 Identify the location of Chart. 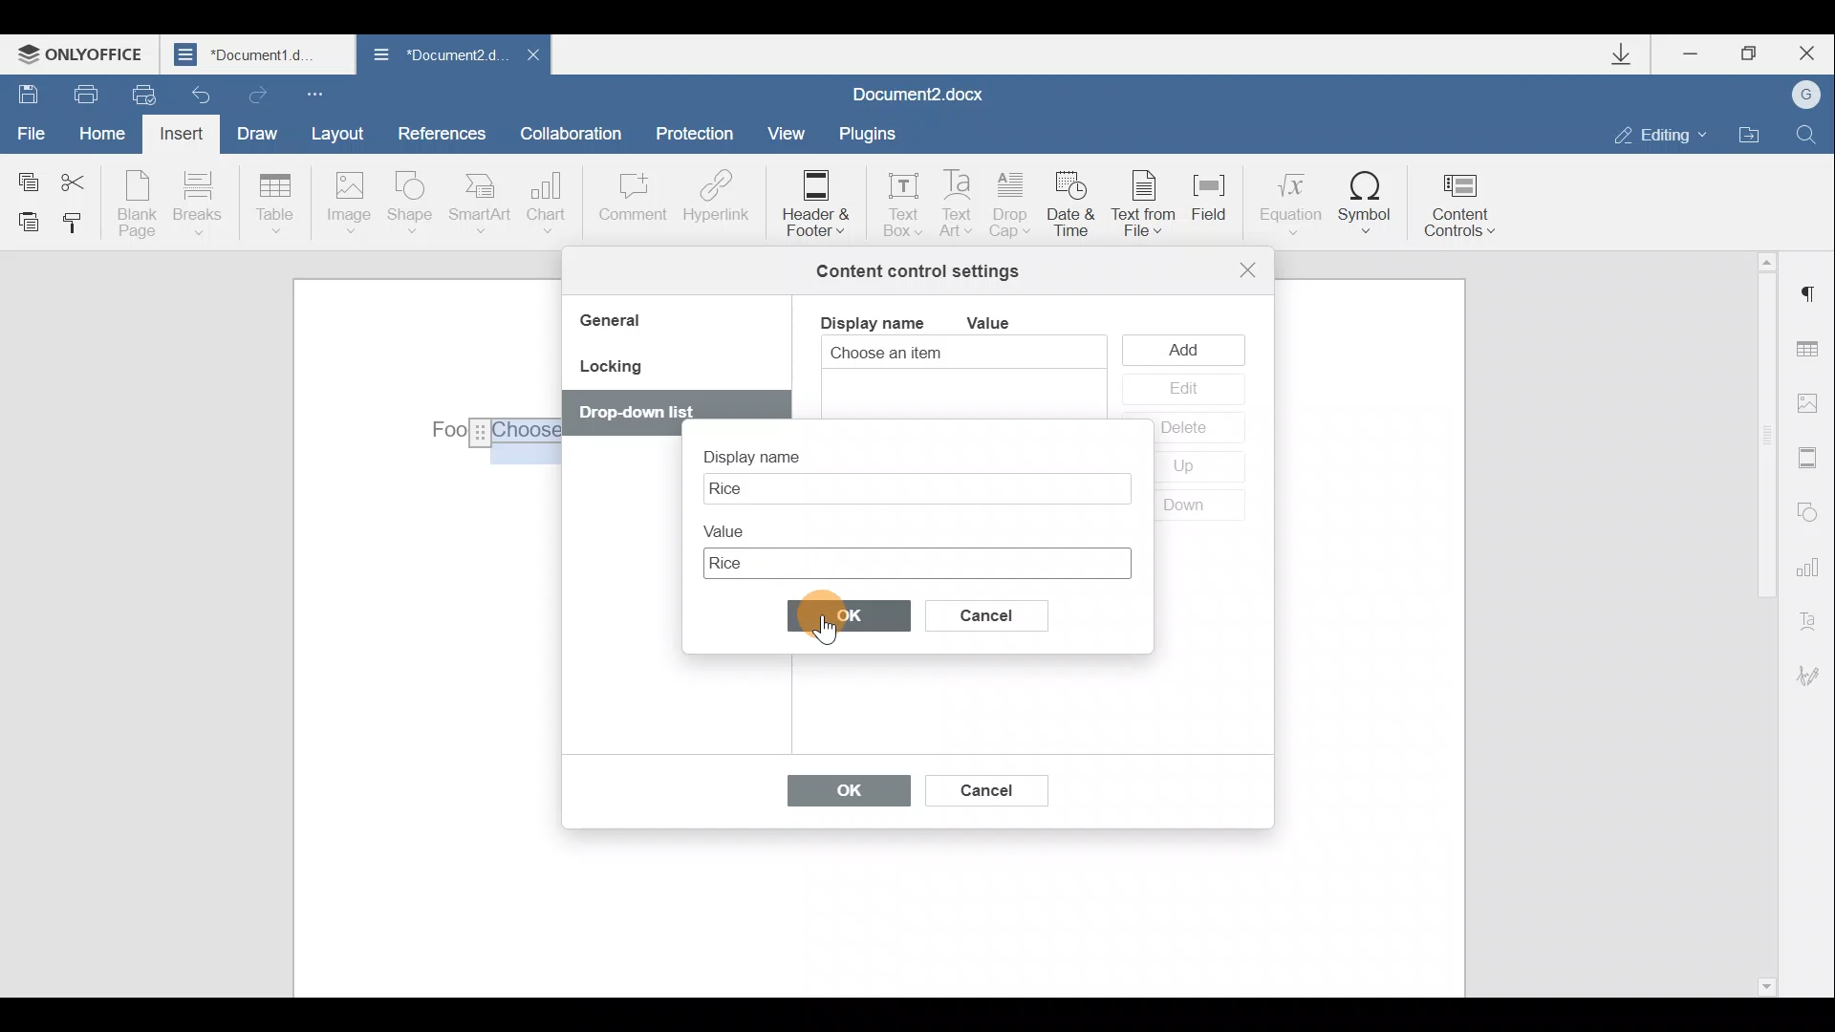
(550, 203).